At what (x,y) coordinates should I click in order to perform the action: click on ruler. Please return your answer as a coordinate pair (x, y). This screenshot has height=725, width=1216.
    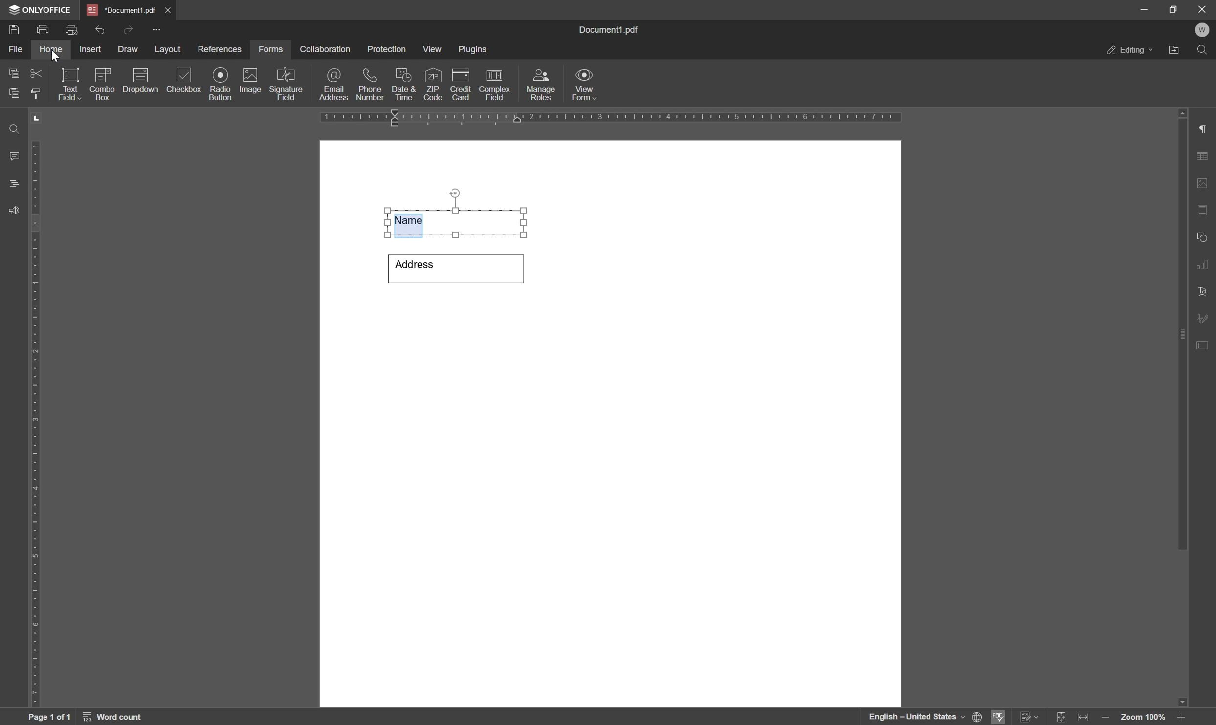
    Looking at the image, I should click on (34, 422).